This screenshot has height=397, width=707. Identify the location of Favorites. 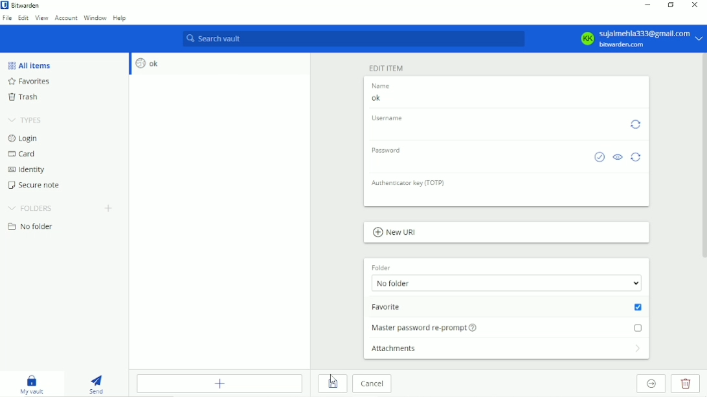
(36, 81).